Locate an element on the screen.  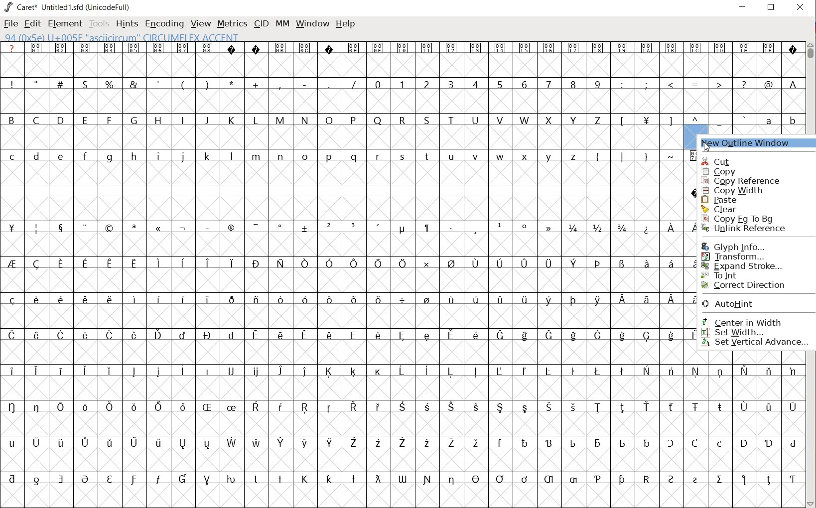
copy Fg to Bg is located at coordinates (745, 219).